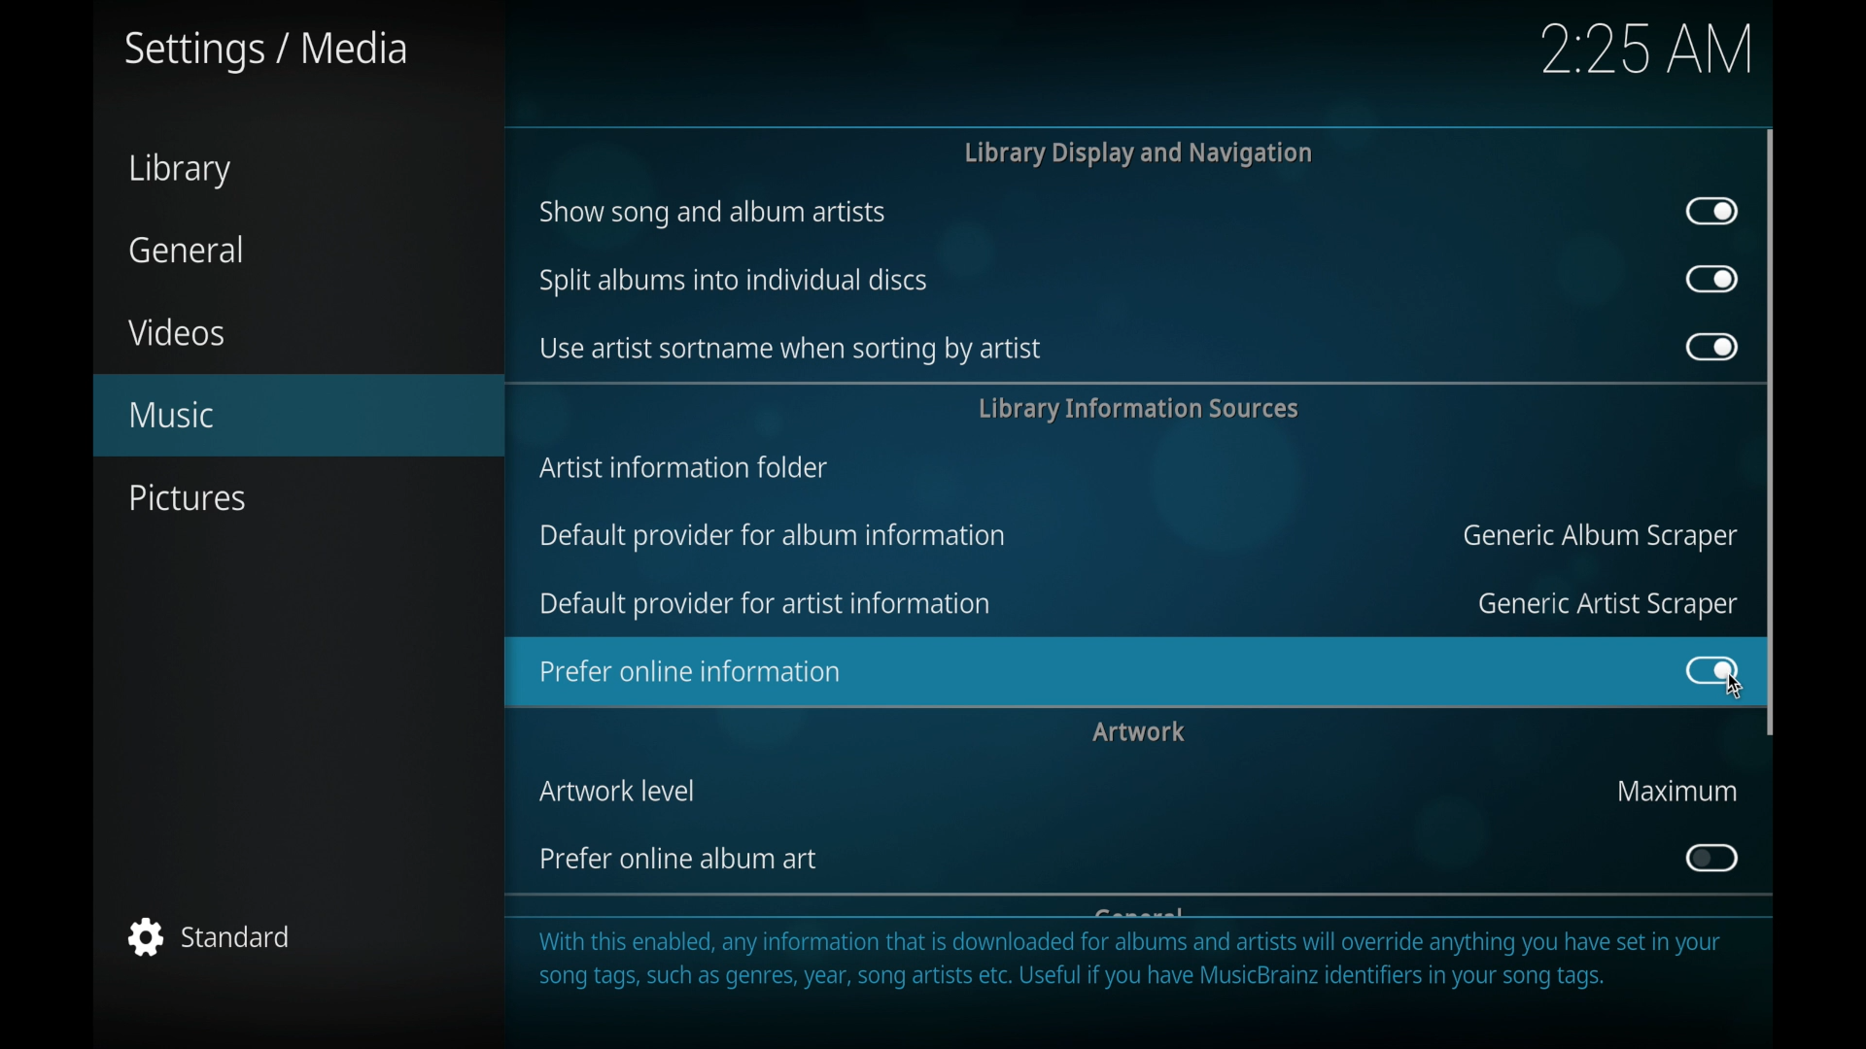 The image size is (1866, 1049). I want to click on maximum, so click(1675, 791).